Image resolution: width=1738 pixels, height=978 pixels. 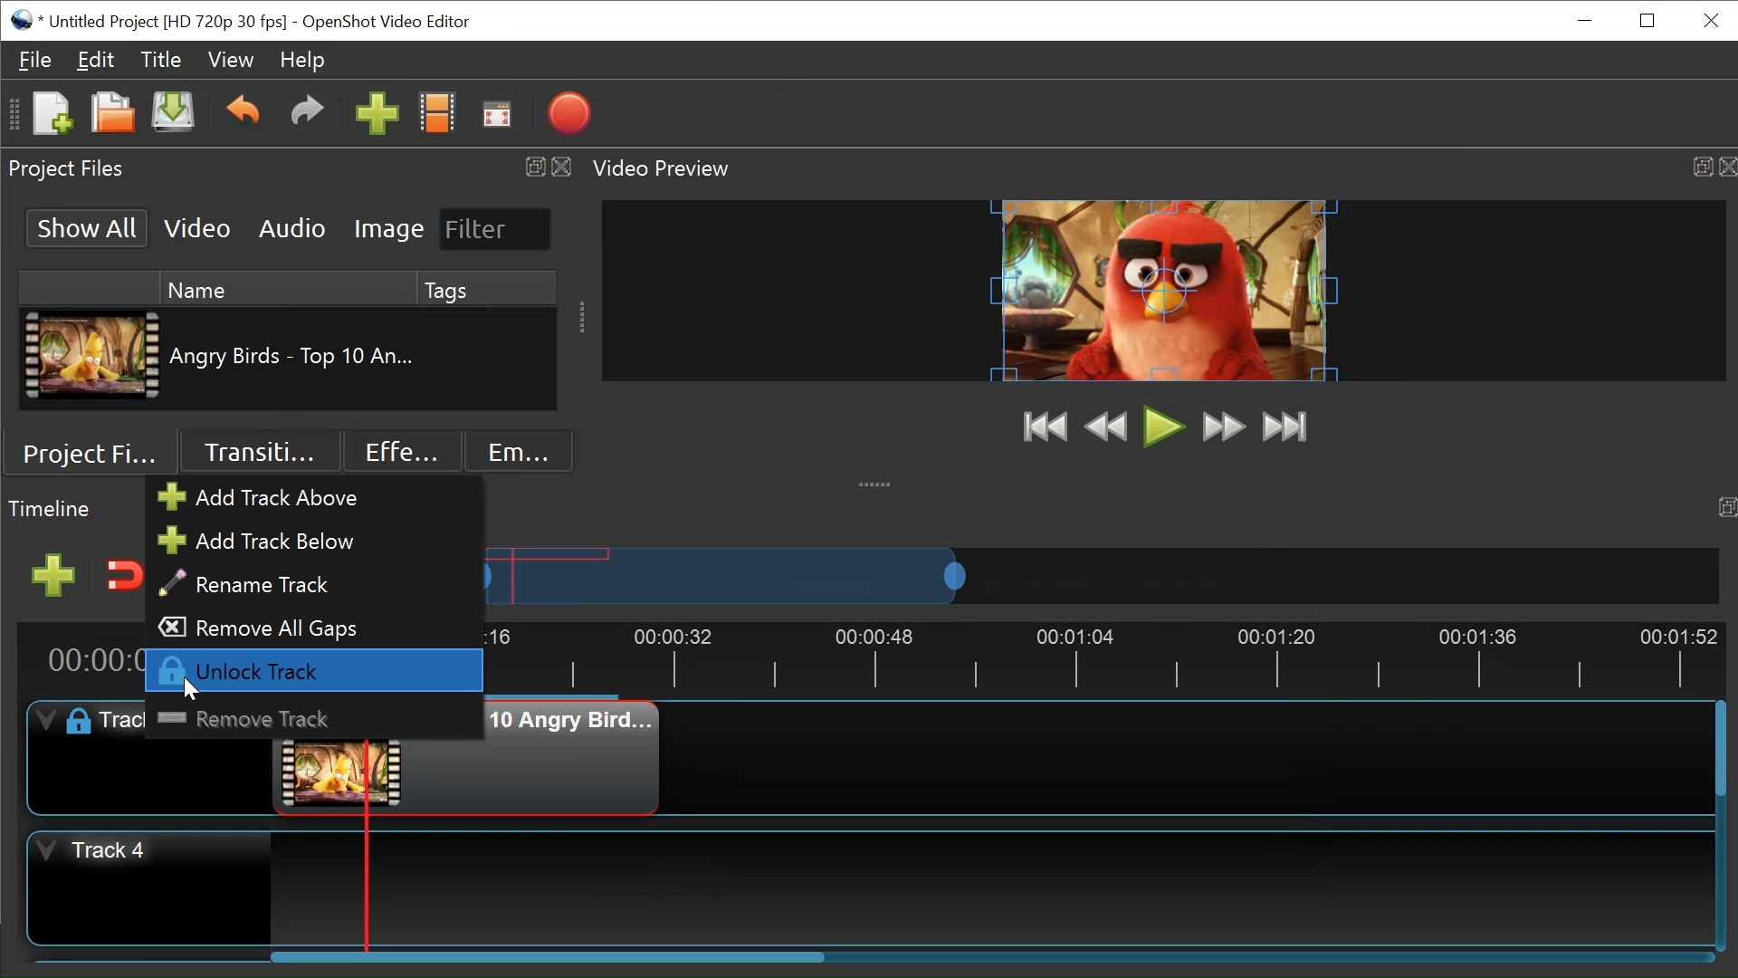 I want to click on Export Video, so click(x=569, y=115).